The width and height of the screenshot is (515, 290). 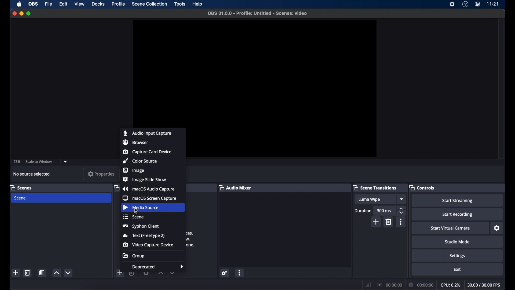 What do you see at coordinates (180, 4) in the screenshot?
I see `tools` at bounding box center [180, 4].